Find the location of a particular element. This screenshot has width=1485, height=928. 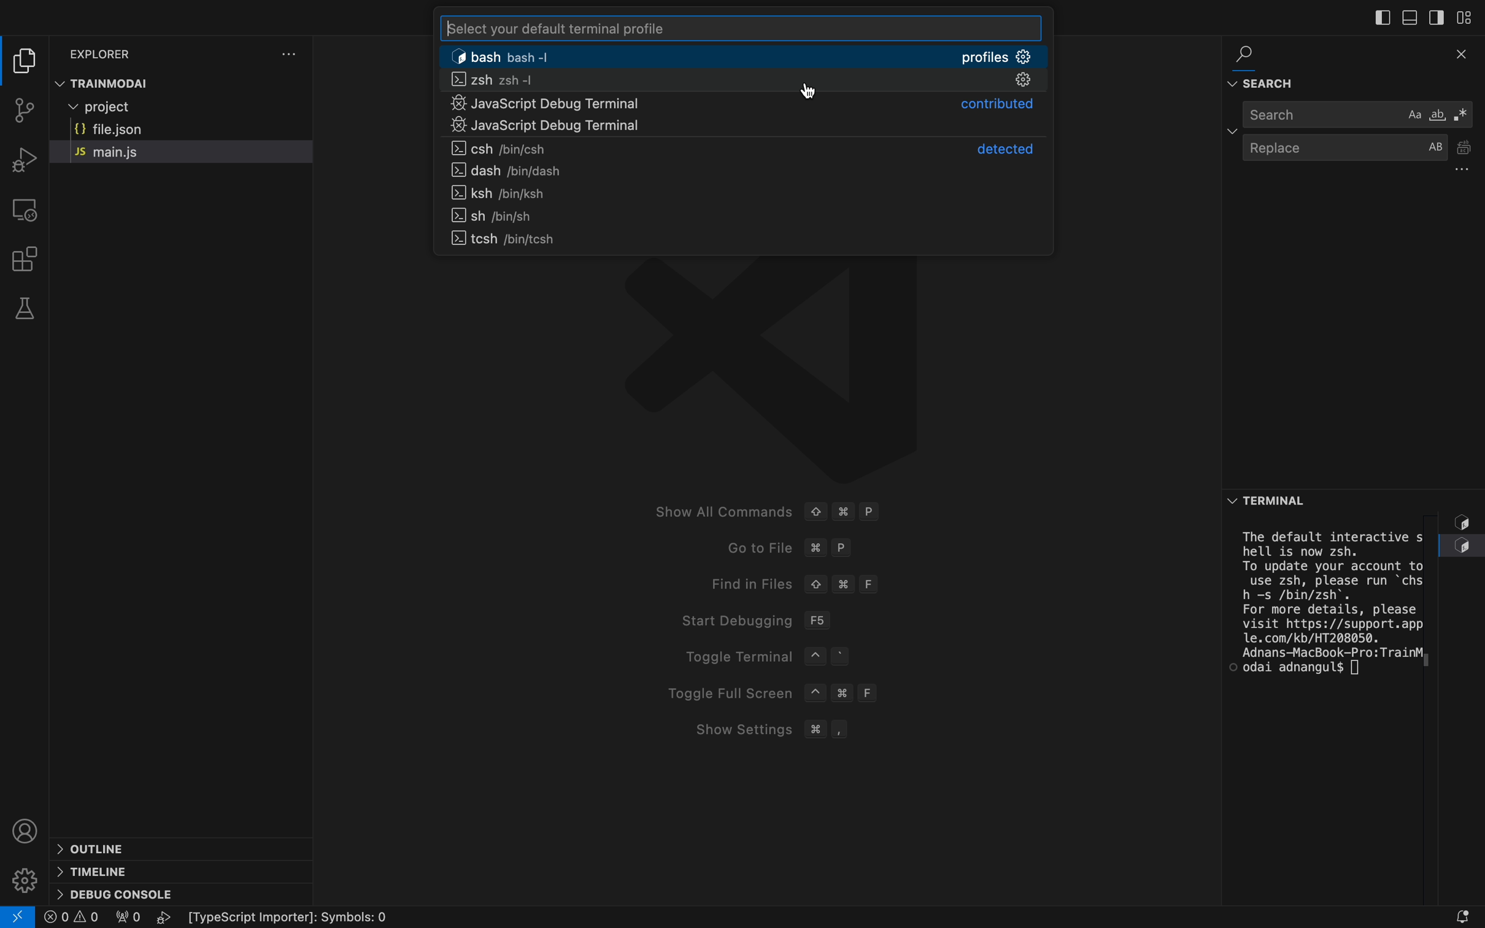

file json is located at coordinates (123, 130).